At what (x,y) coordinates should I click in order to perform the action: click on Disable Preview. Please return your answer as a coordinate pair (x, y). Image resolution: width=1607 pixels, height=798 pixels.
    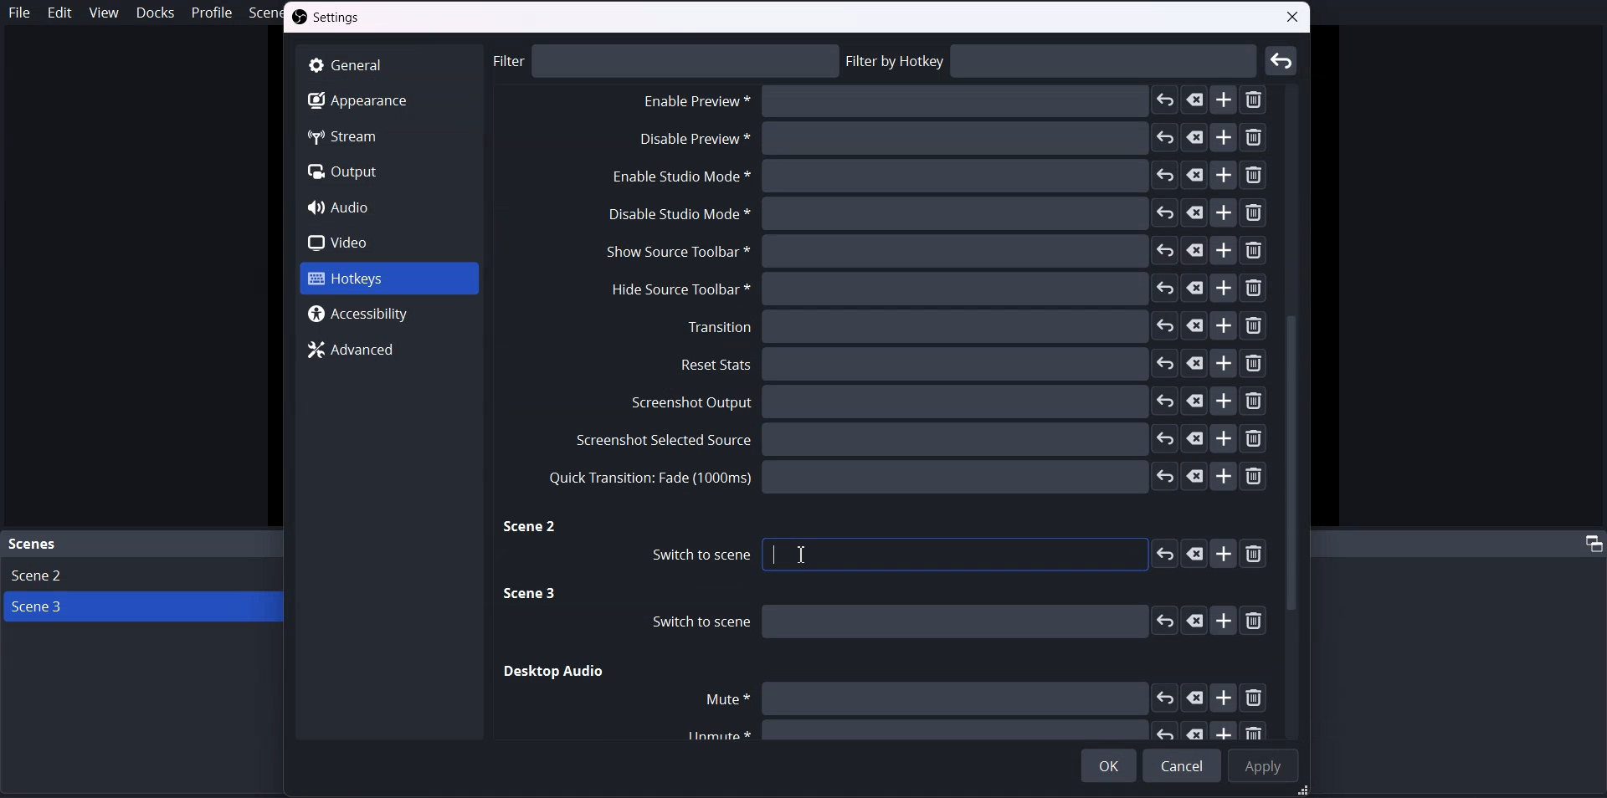
    Looking at the image, I should click on (947, 104).